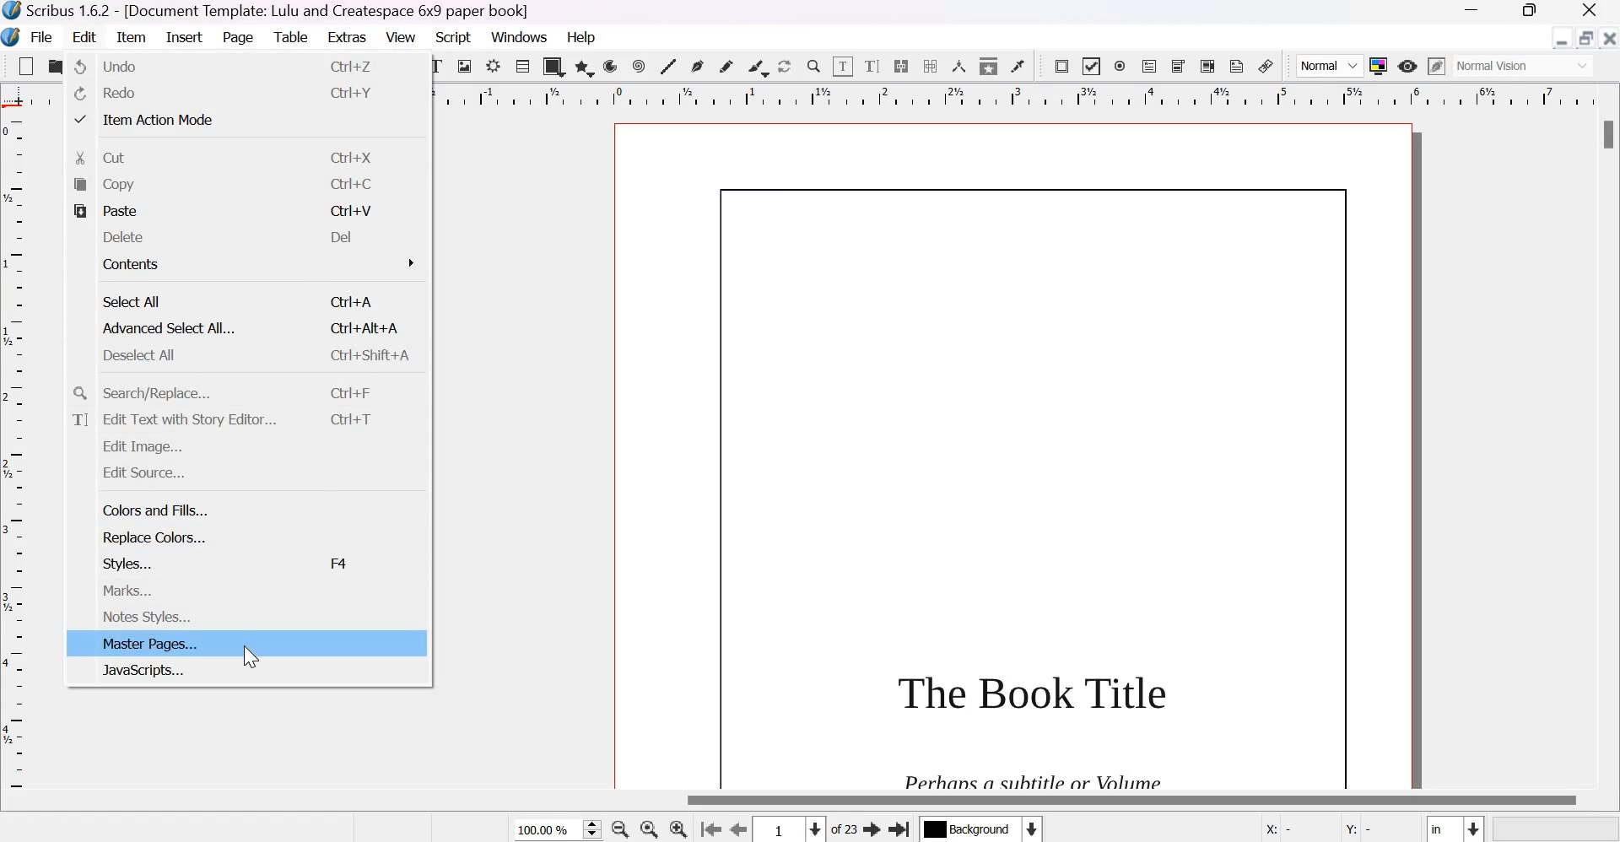 The image size is (1620, 842). What do you see at coordinates (78, 94) in the screenshot?
I see `redo icon` at bounding box center [78, 94].